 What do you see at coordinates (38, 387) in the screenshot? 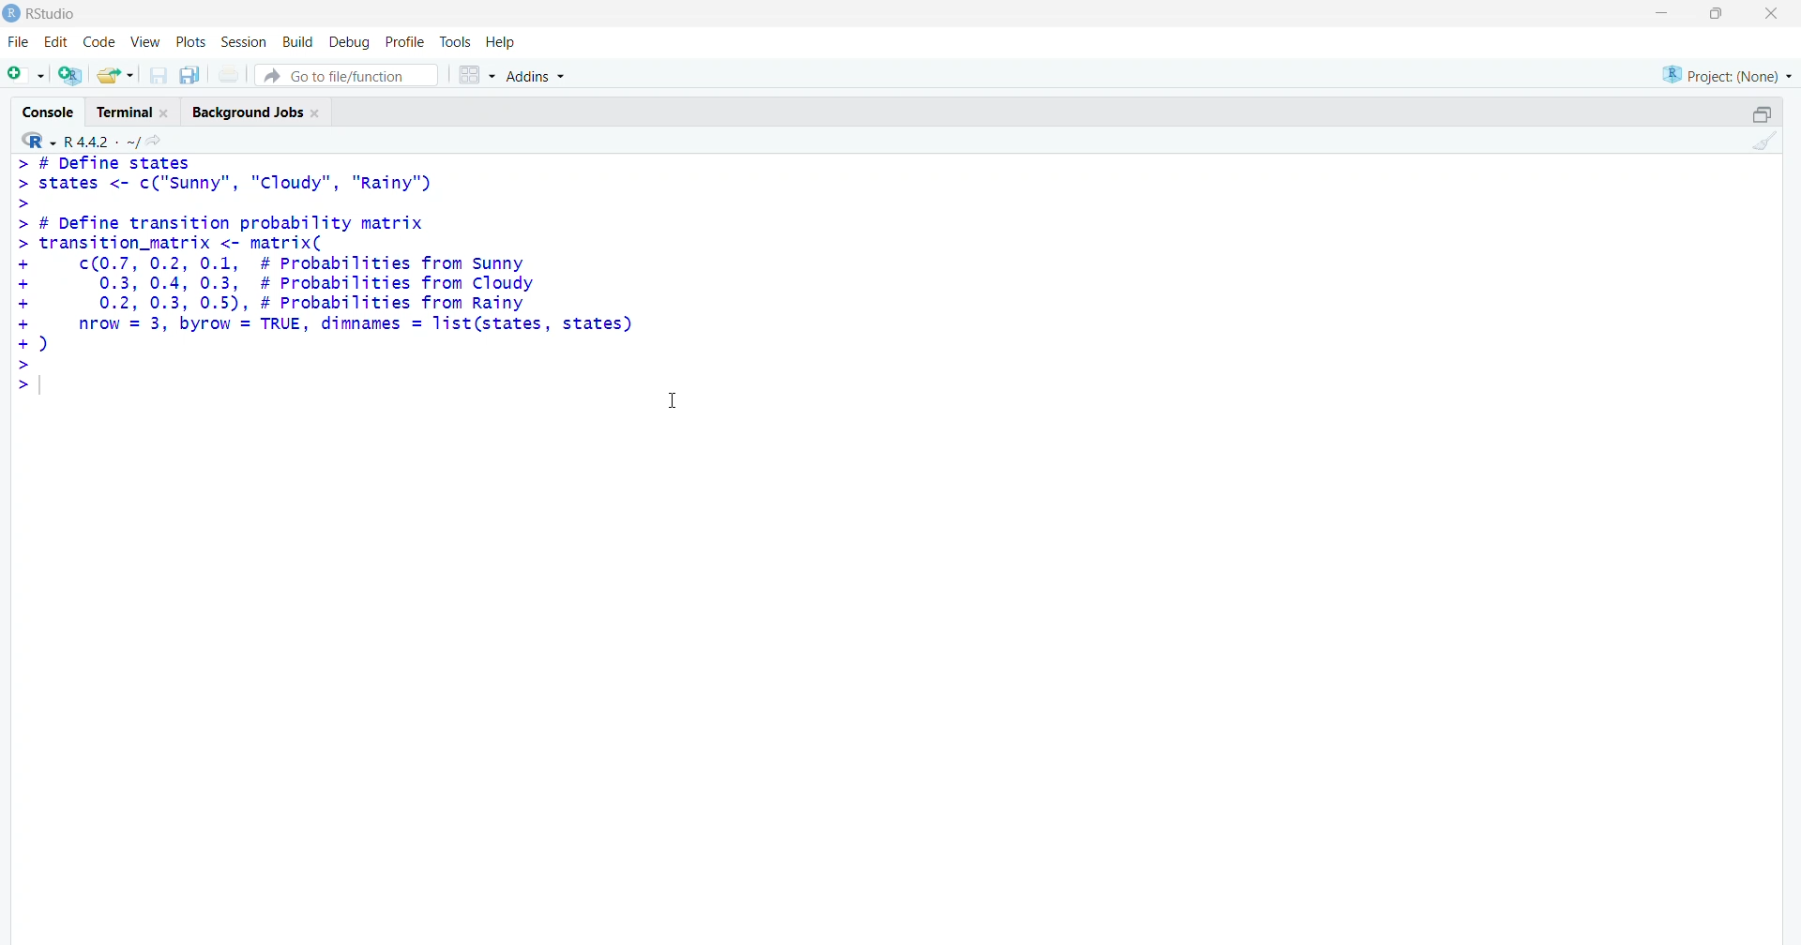
I see `text cursor` at bounding box center [38, 387].